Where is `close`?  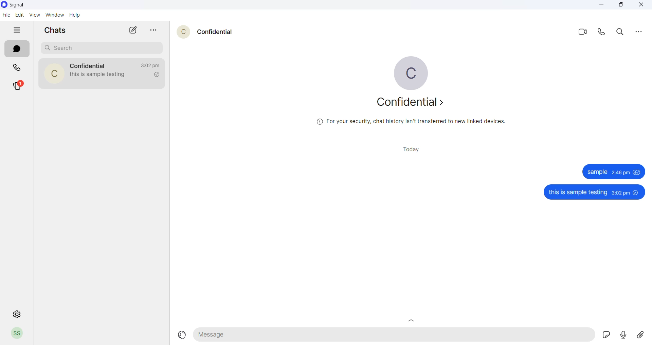
close is located at coordinates (640, 6).